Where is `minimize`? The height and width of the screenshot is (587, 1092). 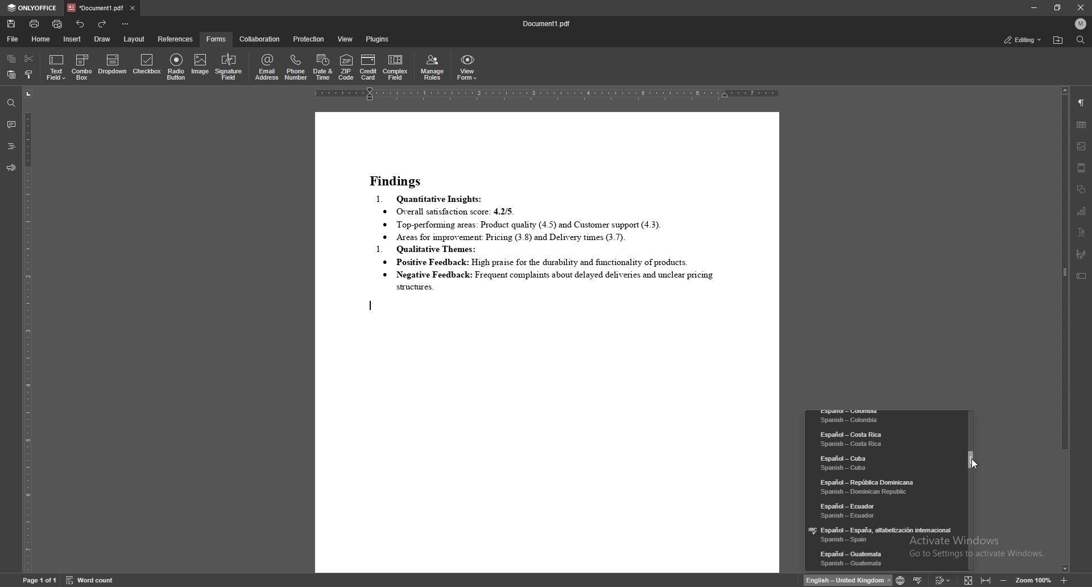
minimize is located at coordinates (1034, 7).